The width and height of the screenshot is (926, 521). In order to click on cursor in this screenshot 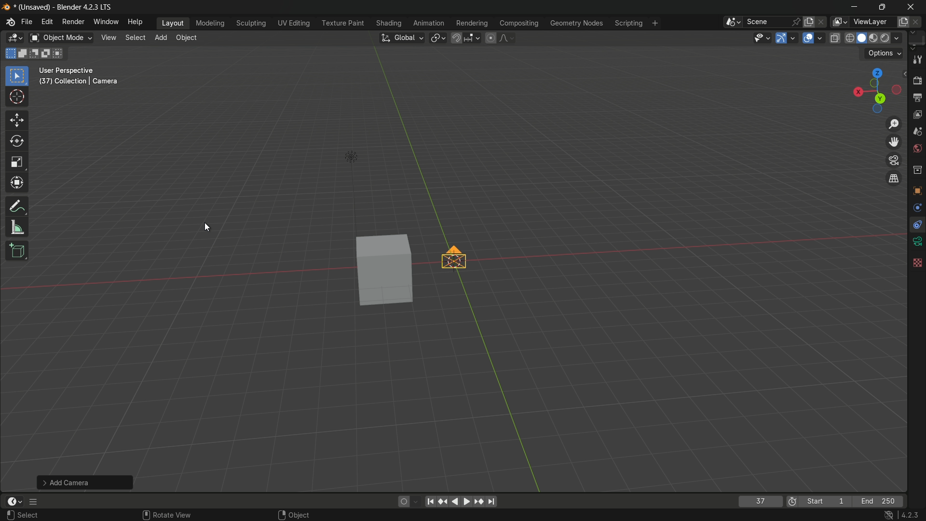, I will do `click(207, 224)`.